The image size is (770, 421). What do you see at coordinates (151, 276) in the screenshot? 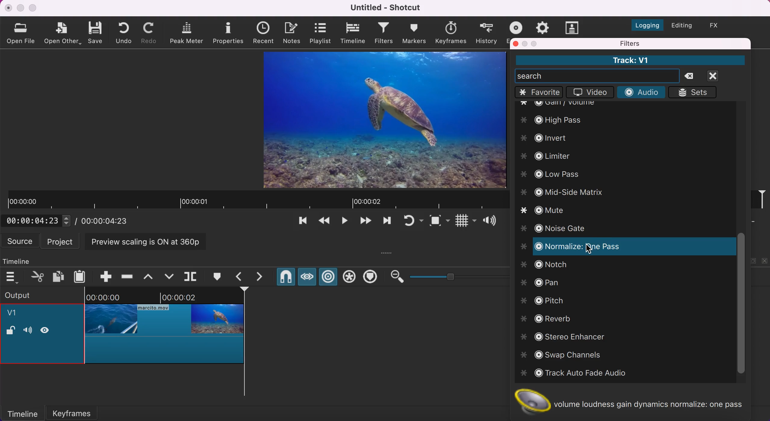
I see `lift` at bounding box center [151, 276].